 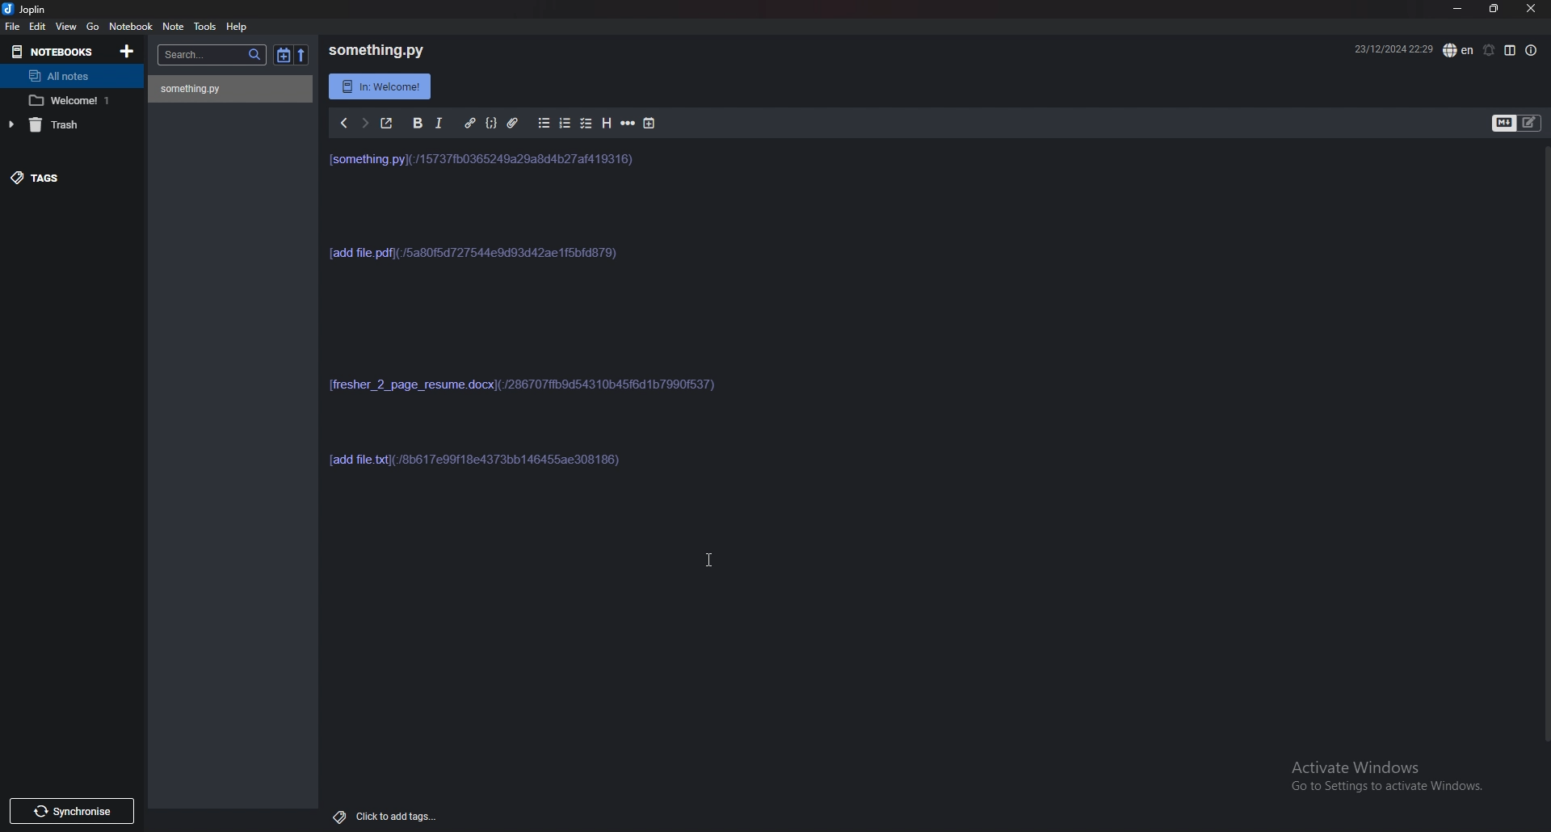 I want to click on add tags, so click(x=396, y=817).